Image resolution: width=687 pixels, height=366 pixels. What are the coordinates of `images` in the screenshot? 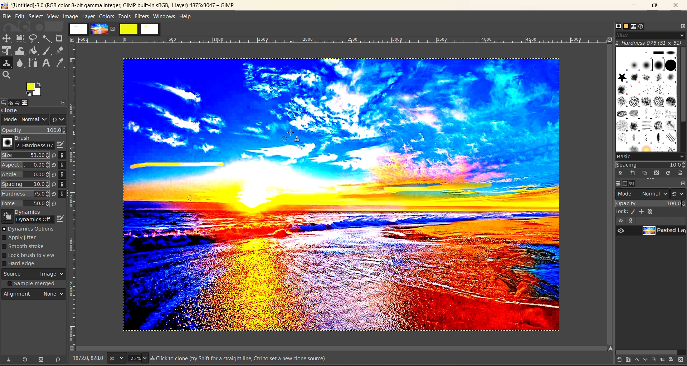 It's located at (78, 29).